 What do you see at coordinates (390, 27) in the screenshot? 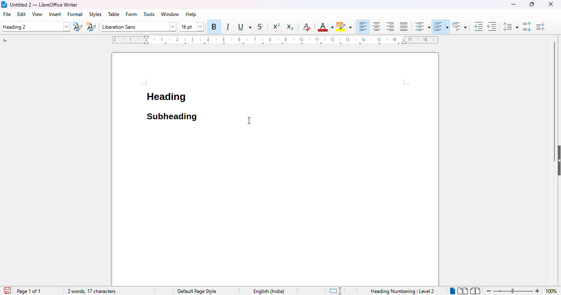
I see `align right` at bounding box center [390, 27].